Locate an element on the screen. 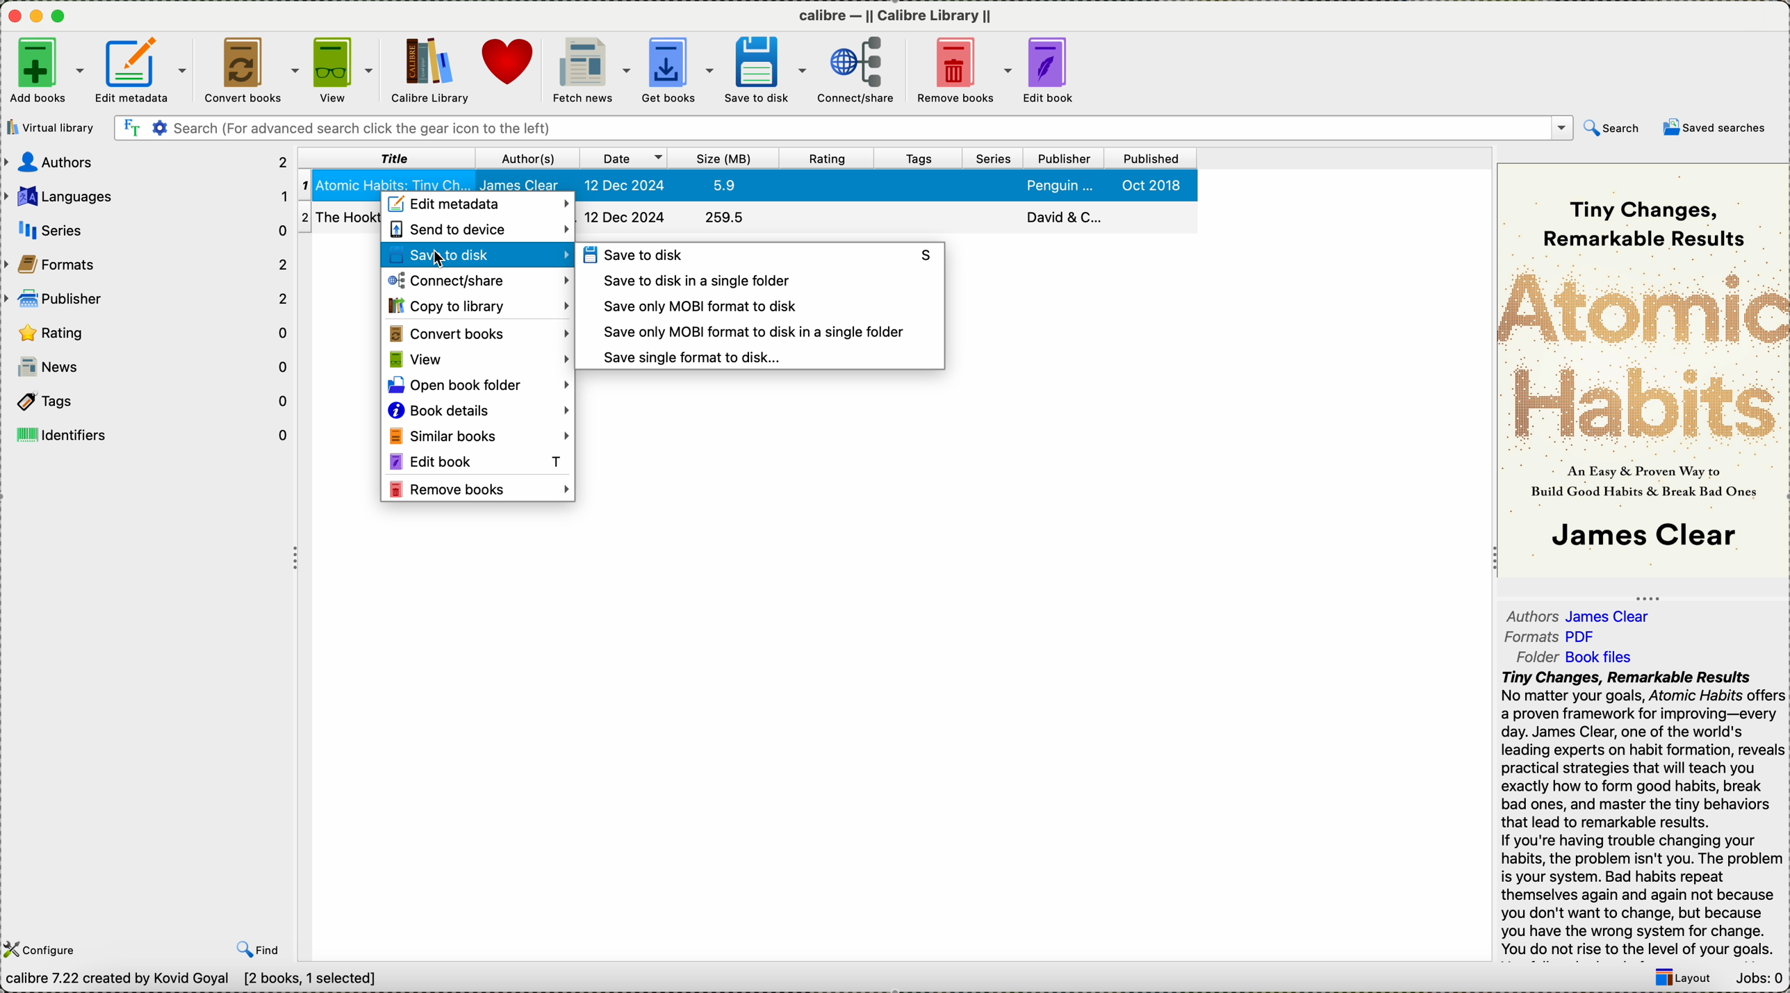  save single format to disk is located at coordinates (693, 357).